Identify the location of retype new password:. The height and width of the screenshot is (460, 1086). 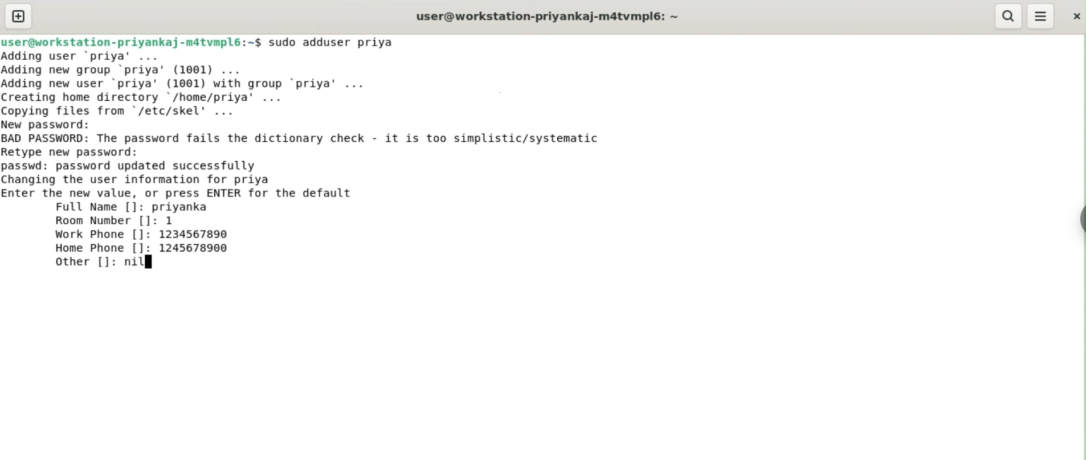
(79, 151).